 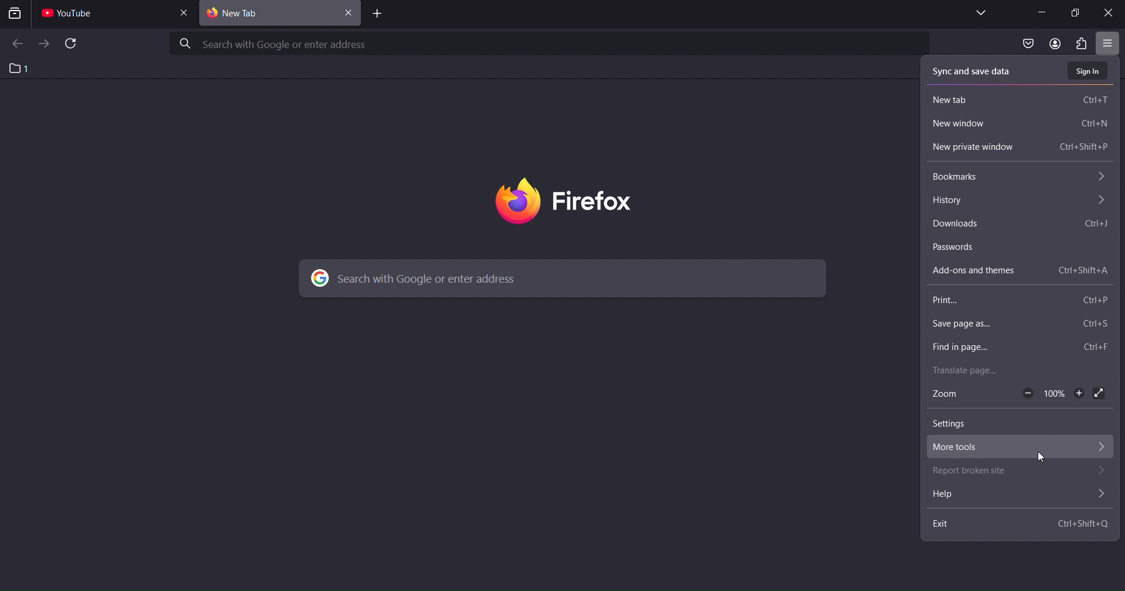 I want to click on account, so click(x=1052, y=43).